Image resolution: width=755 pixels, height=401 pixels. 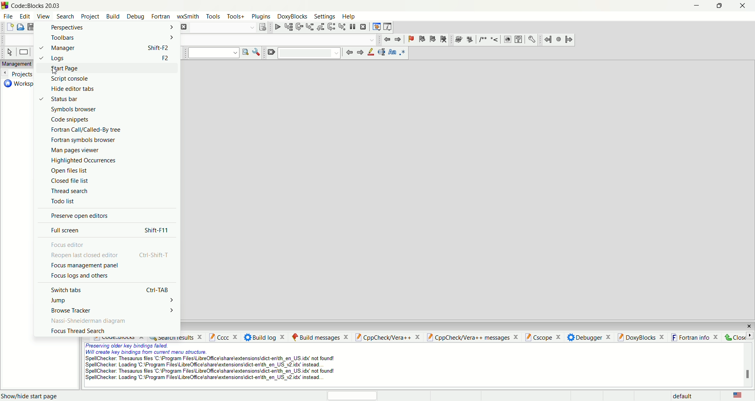 What do you see at coordinates (89, 131) in the screenshot?
I see `fortan call` at bounding box center [89, 131].